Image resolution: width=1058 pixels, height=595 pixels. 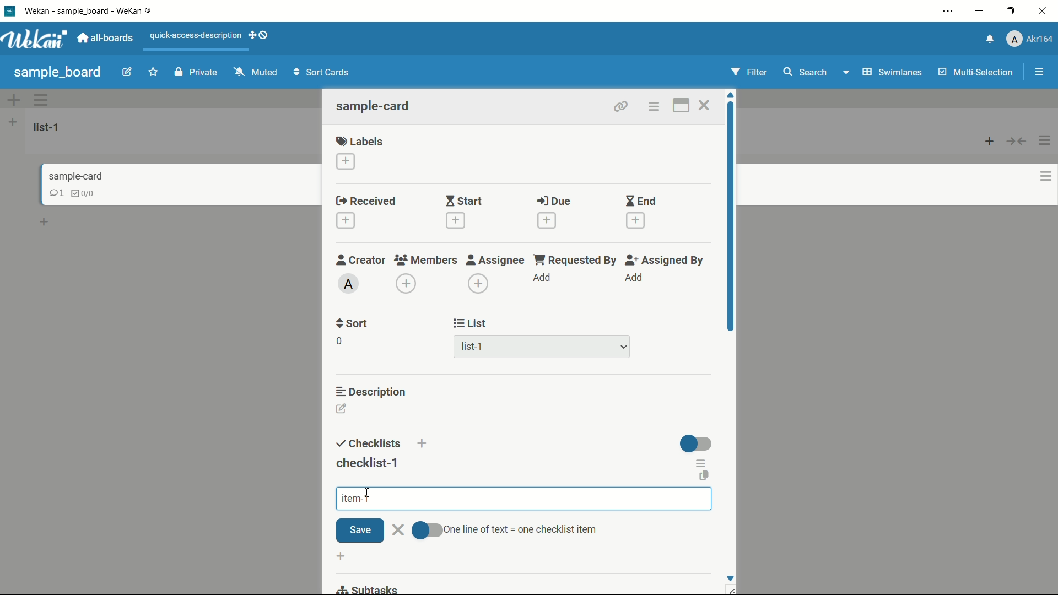 What do you see at coordinates (621, 107) in the screenshot?
I see `copy card link to clipboard` at bounding box center [621, 107].